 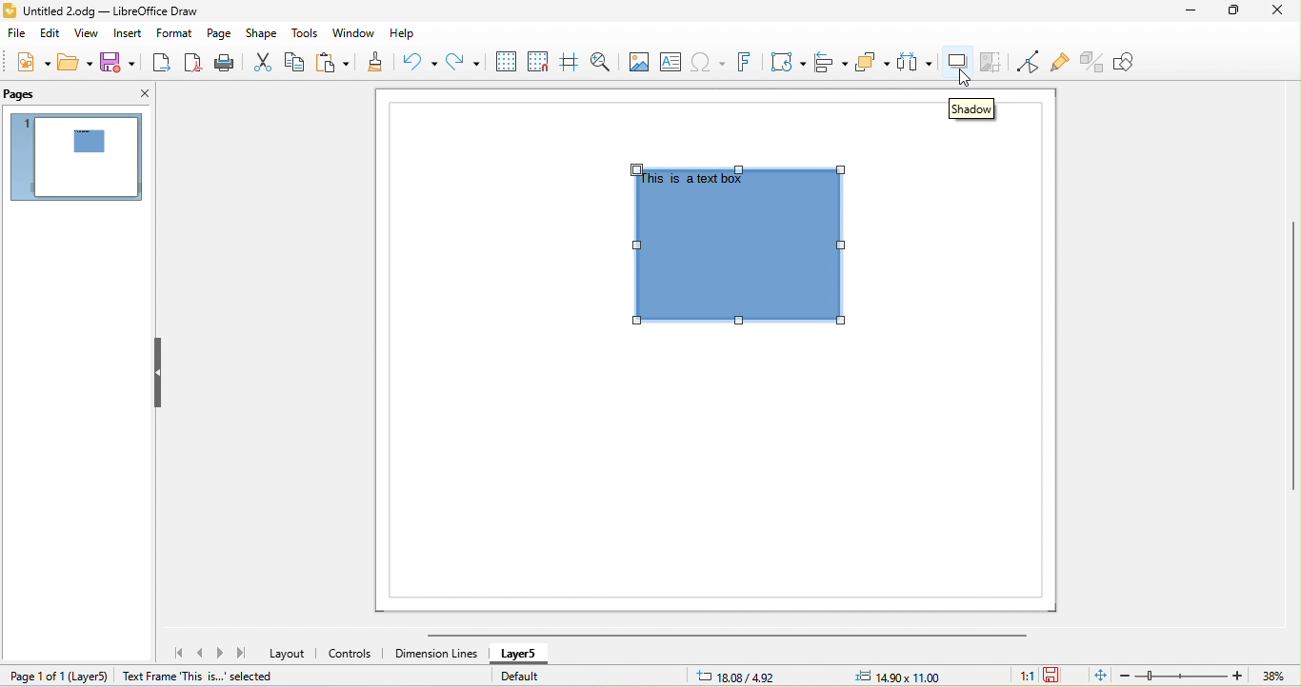 What do you see at coordinates (522, 656) in the screenshot?
I see `layer5` at bounding box center [522, 656].